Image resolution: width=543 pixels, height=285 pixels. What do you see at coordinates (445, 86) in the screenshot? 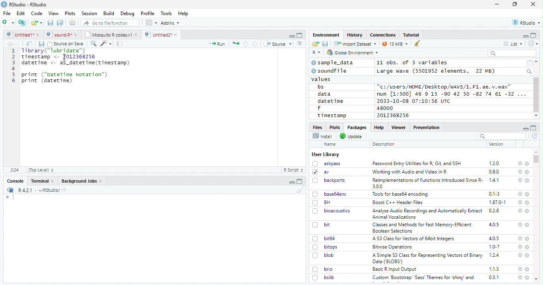
I see `"c:/users/HOME /Desktop/wWAVS/1.F1, ae. v.wav"` at bounding box center [445, 86].